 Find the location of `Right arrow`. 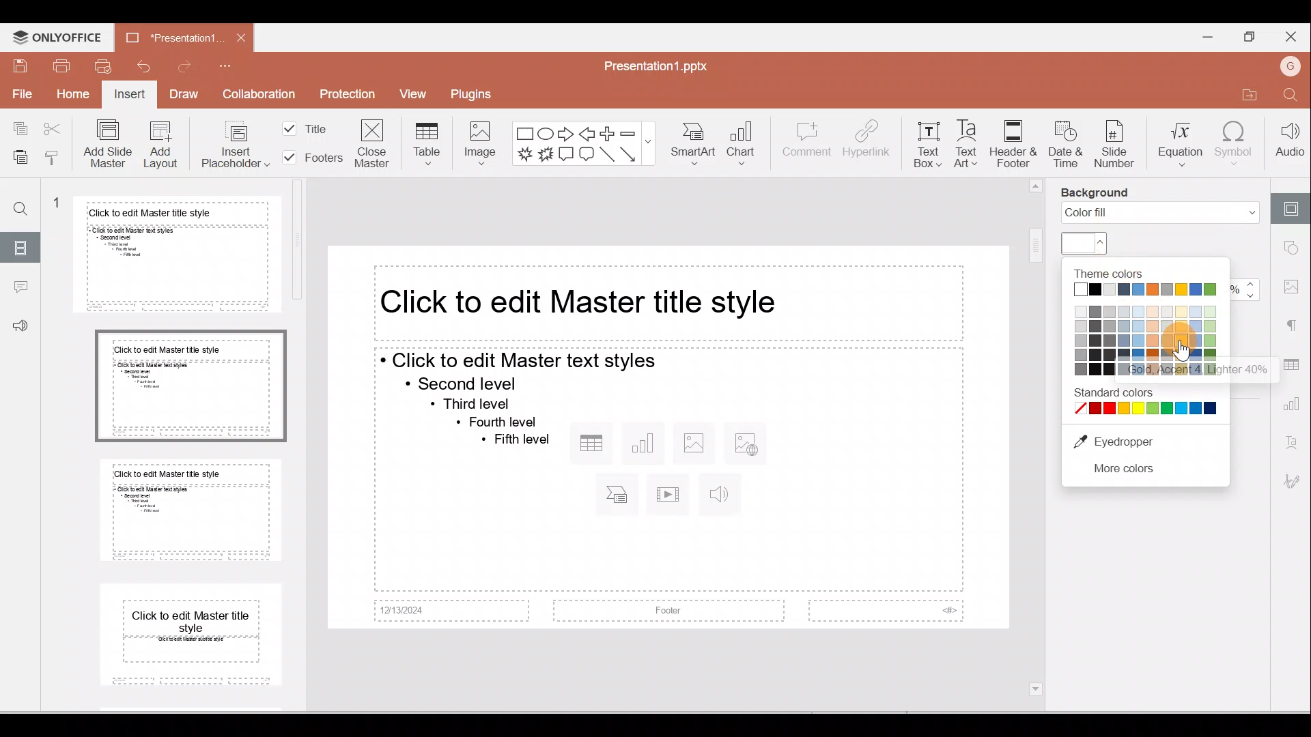

Right arrow is located at coordinates (567, 133).